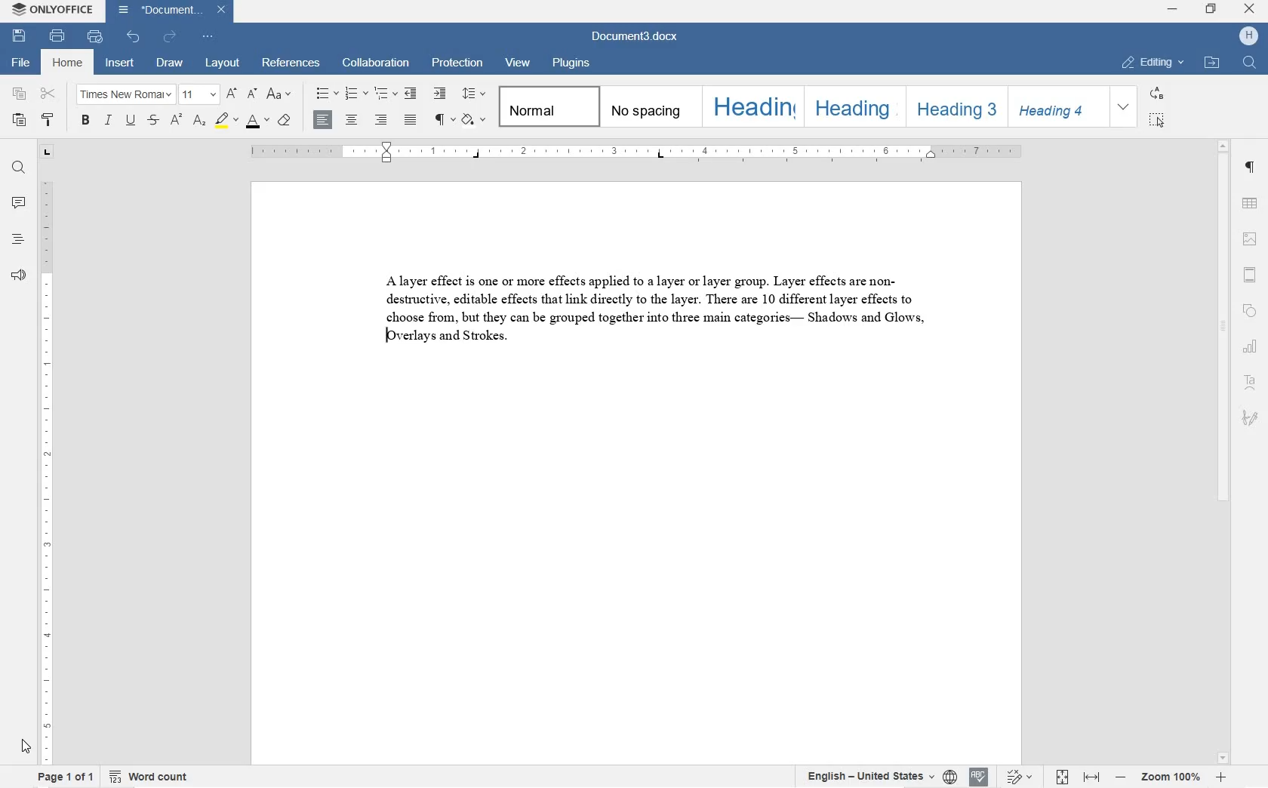 The width and height of the screenshot is (1268, 788). Describe the element at coordinates (227, 120) in the screenshot. I see `HIGHLIGHT COLOR` at that location.